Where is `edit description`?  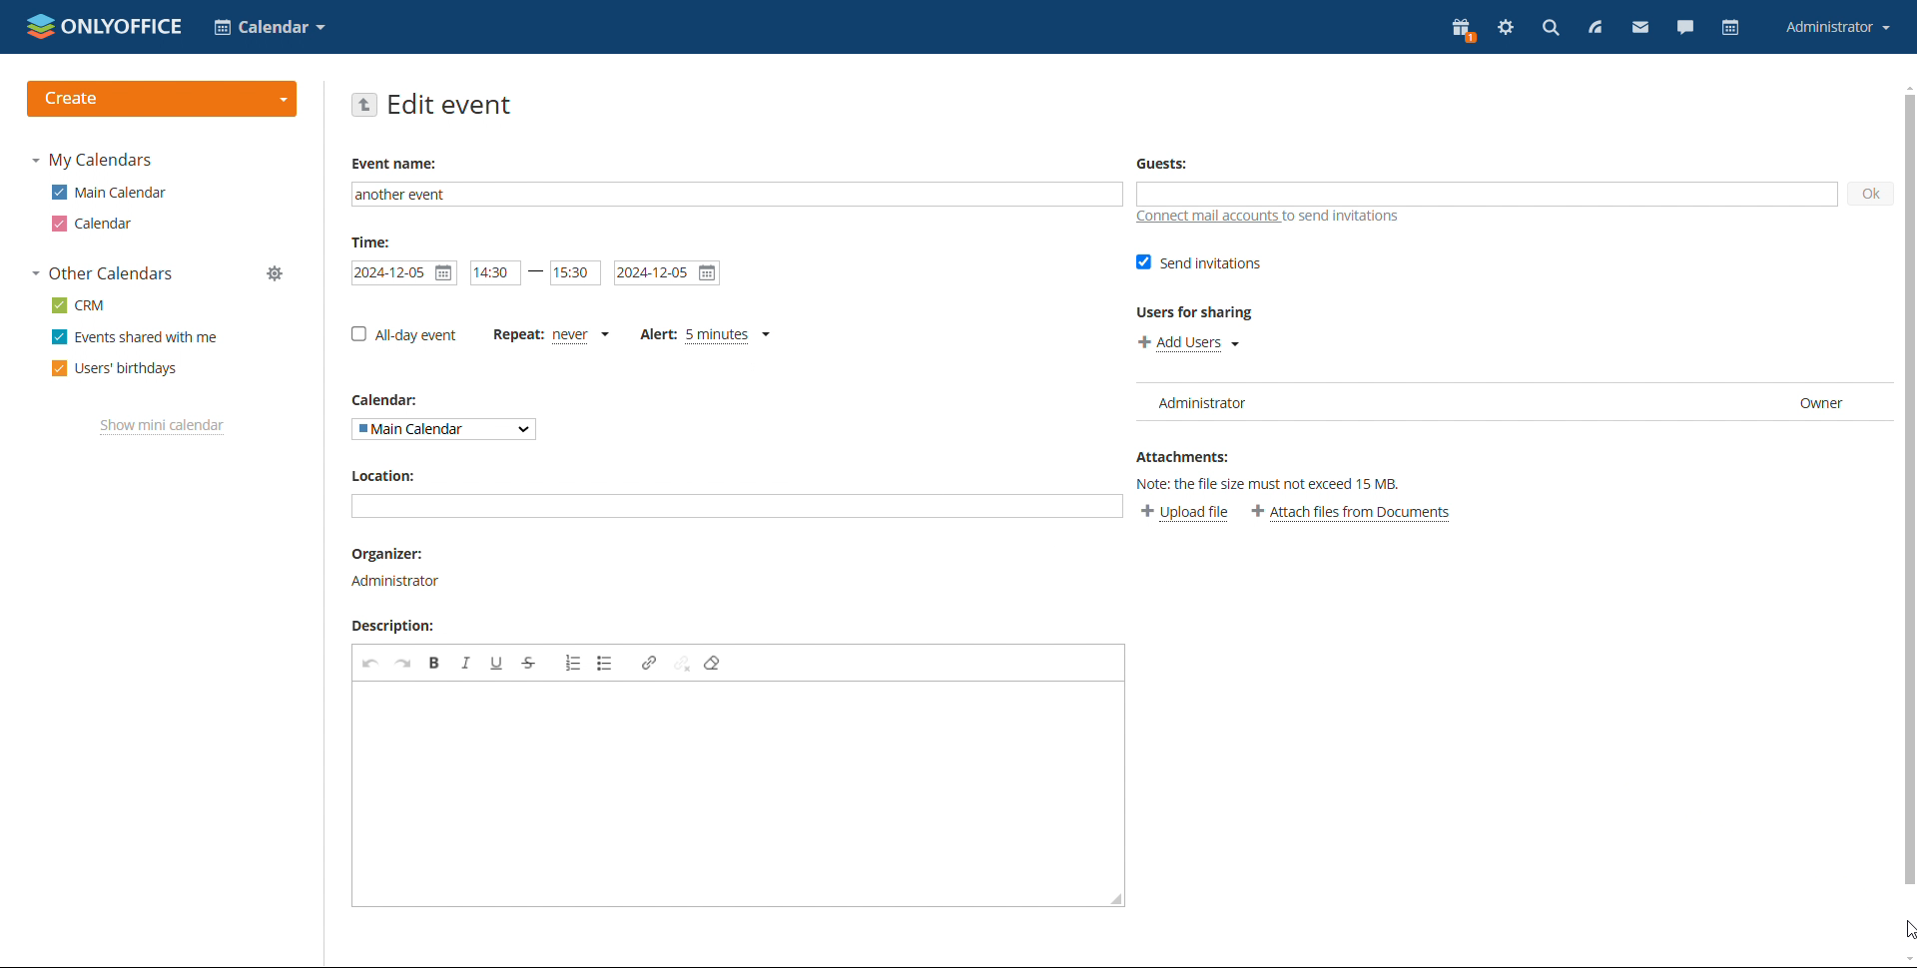 edit description is located at coordinates (738, 793).